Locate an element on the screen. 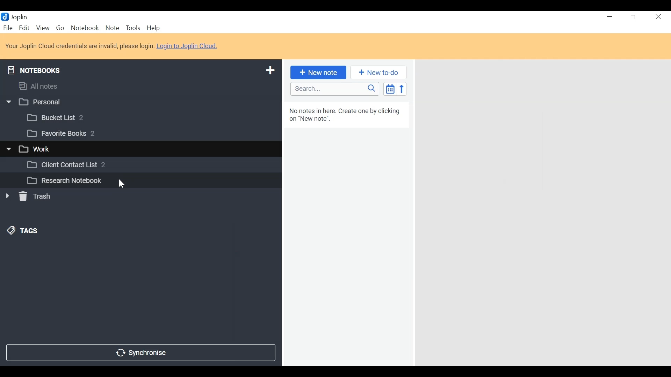 Image resolution: width=671 pixels, height=377 pixels. Go is located at coordinates (60, 27).